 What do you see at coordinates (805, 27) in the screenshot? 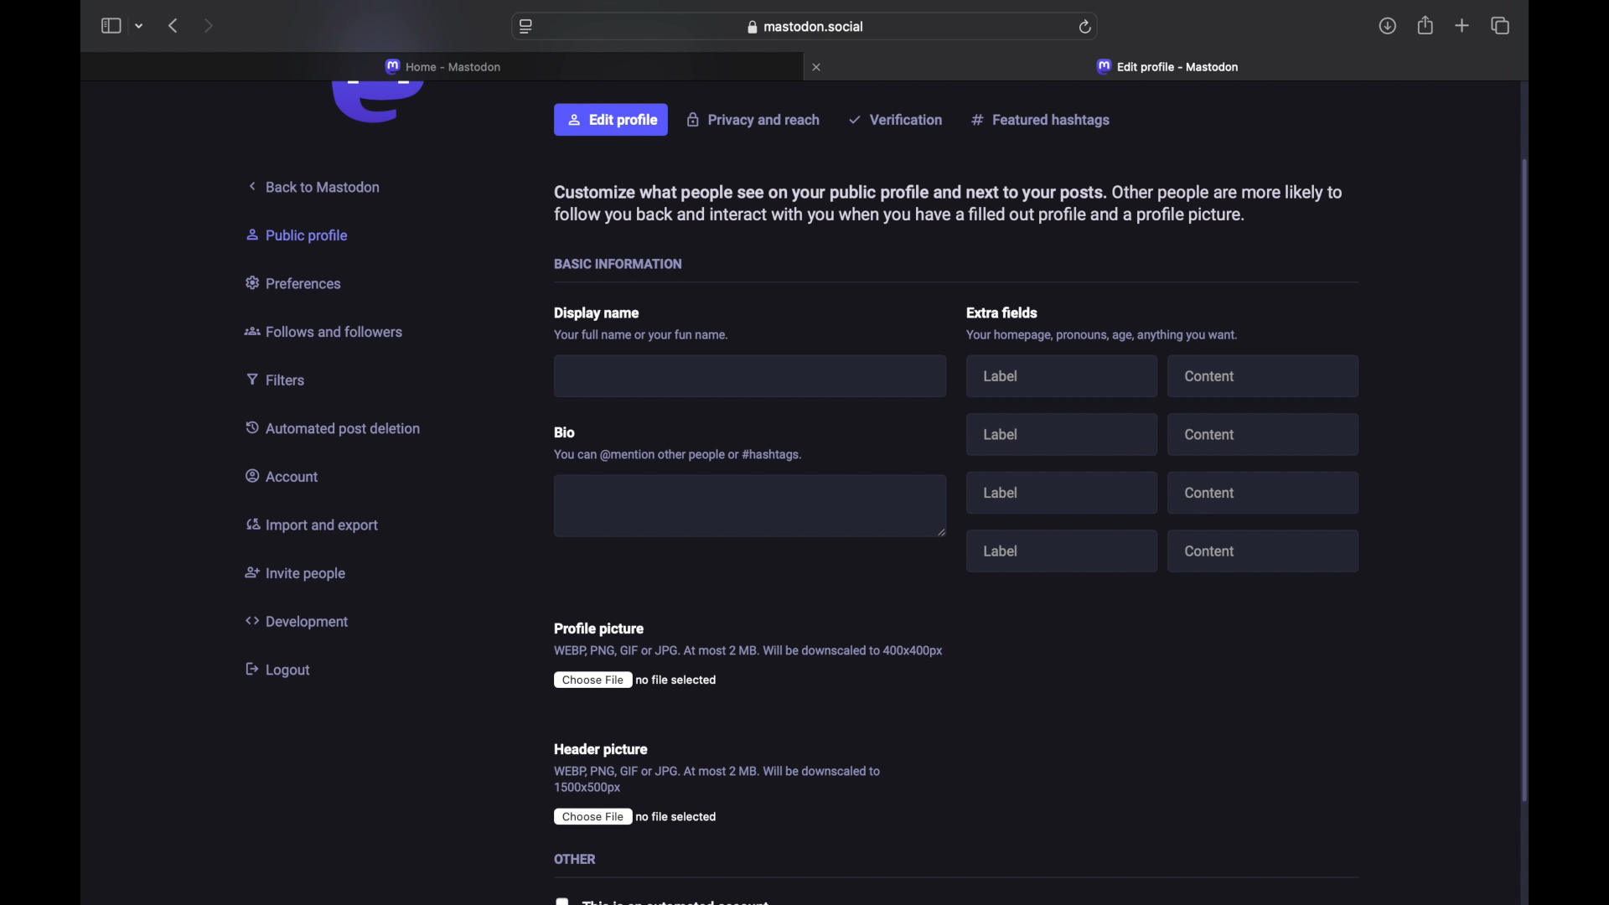
I see `web address` at bounding box center [805, 27].